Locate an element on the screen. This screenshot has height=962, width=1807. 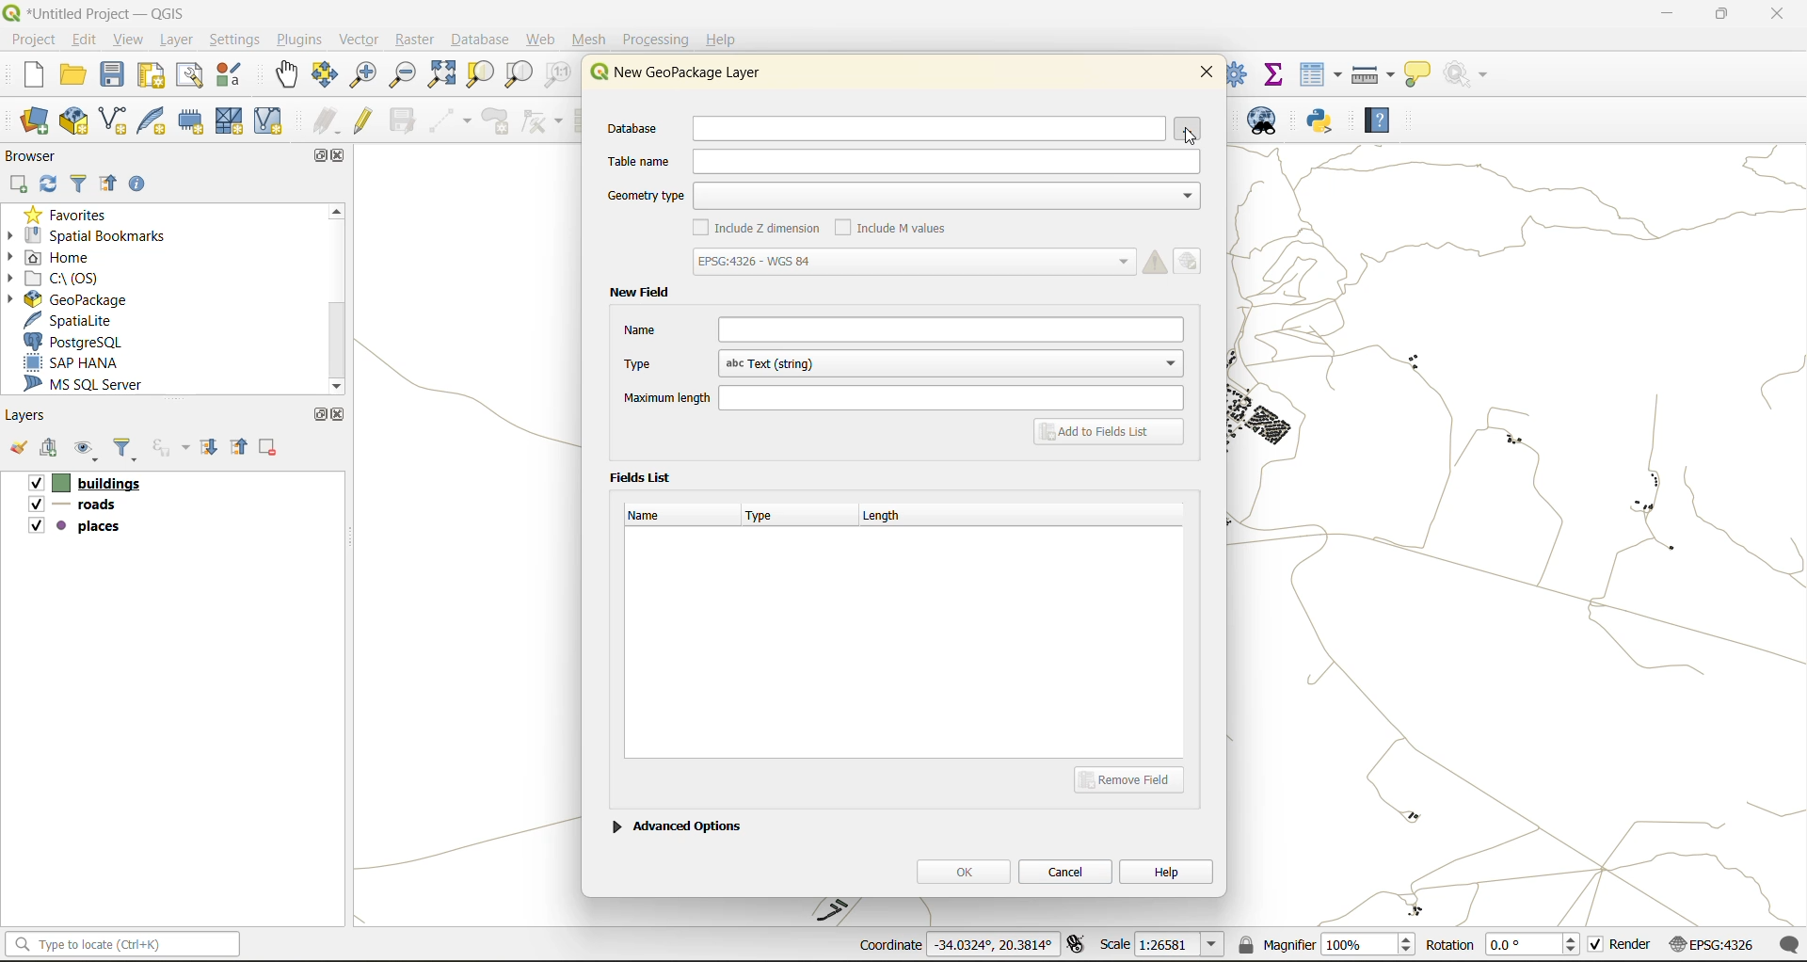
c\:os is located at coordinates (71, 277).